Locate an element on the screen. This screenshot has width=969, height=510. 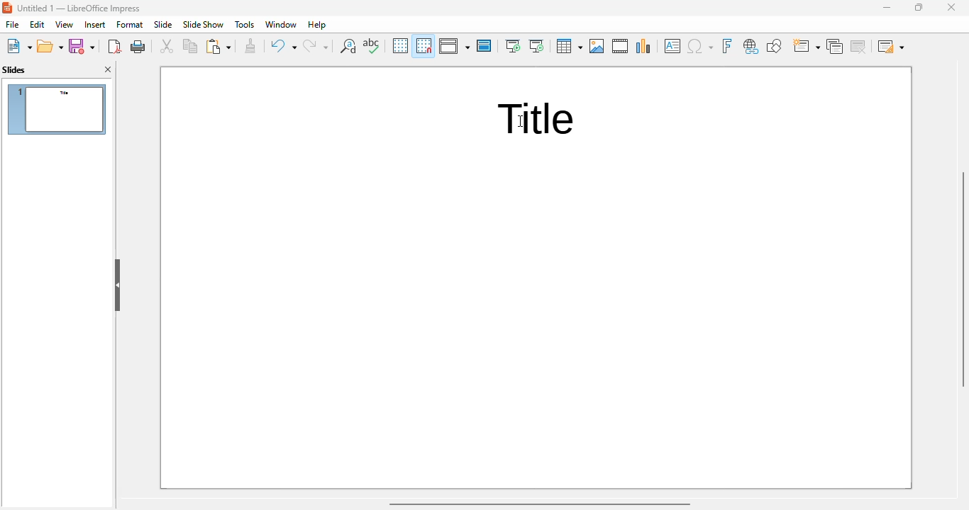
window is located at coordinates (282, 25).